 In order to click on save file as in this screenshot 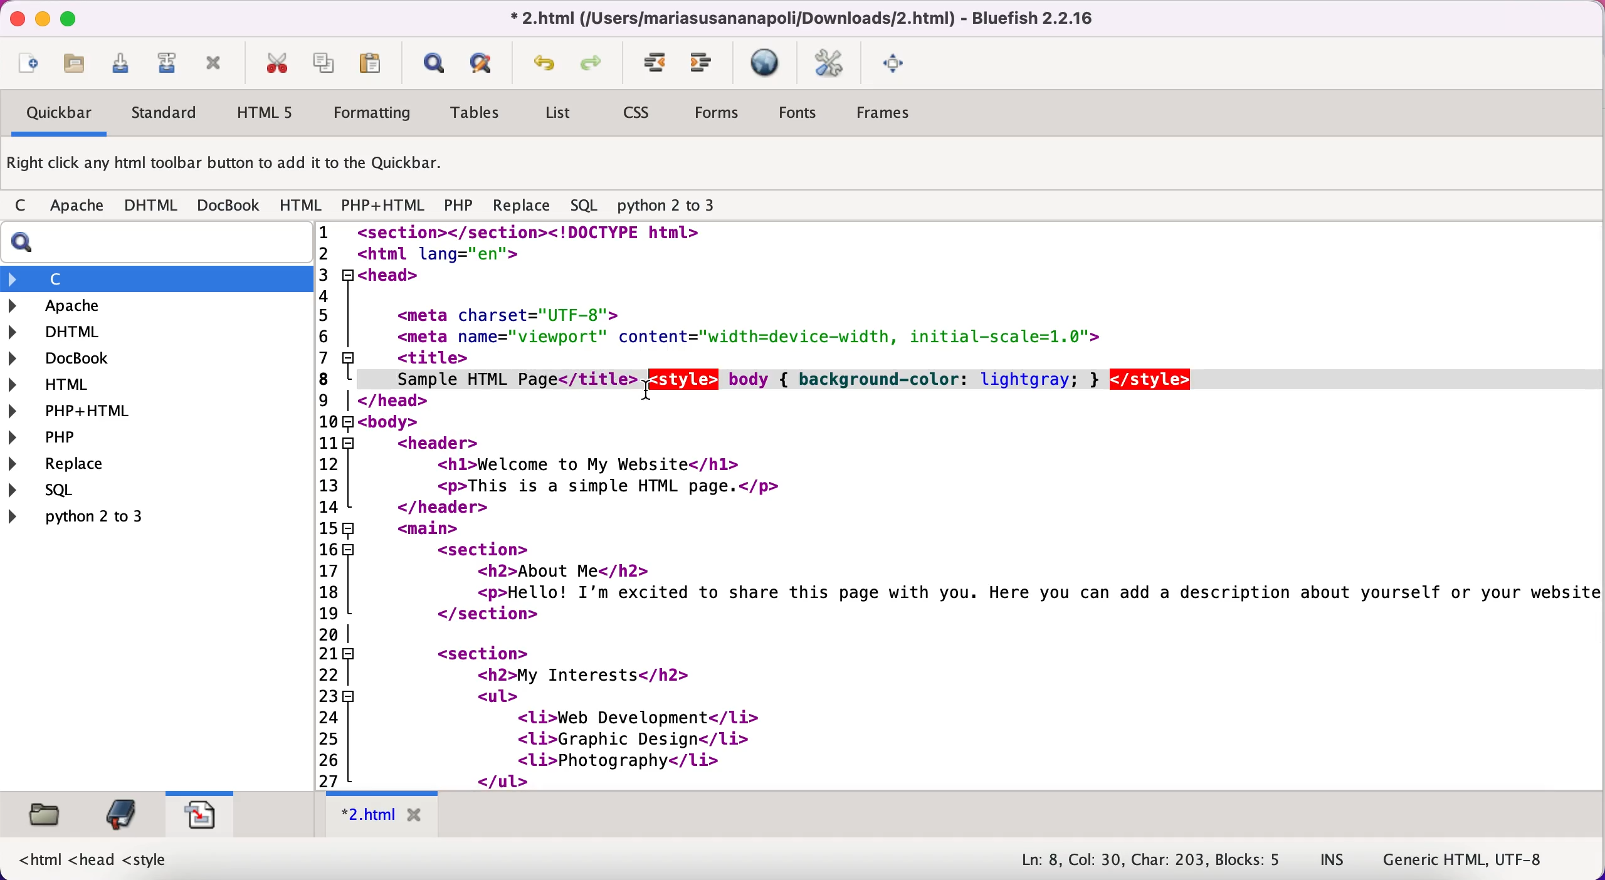, I will do `click(166, 63)`.